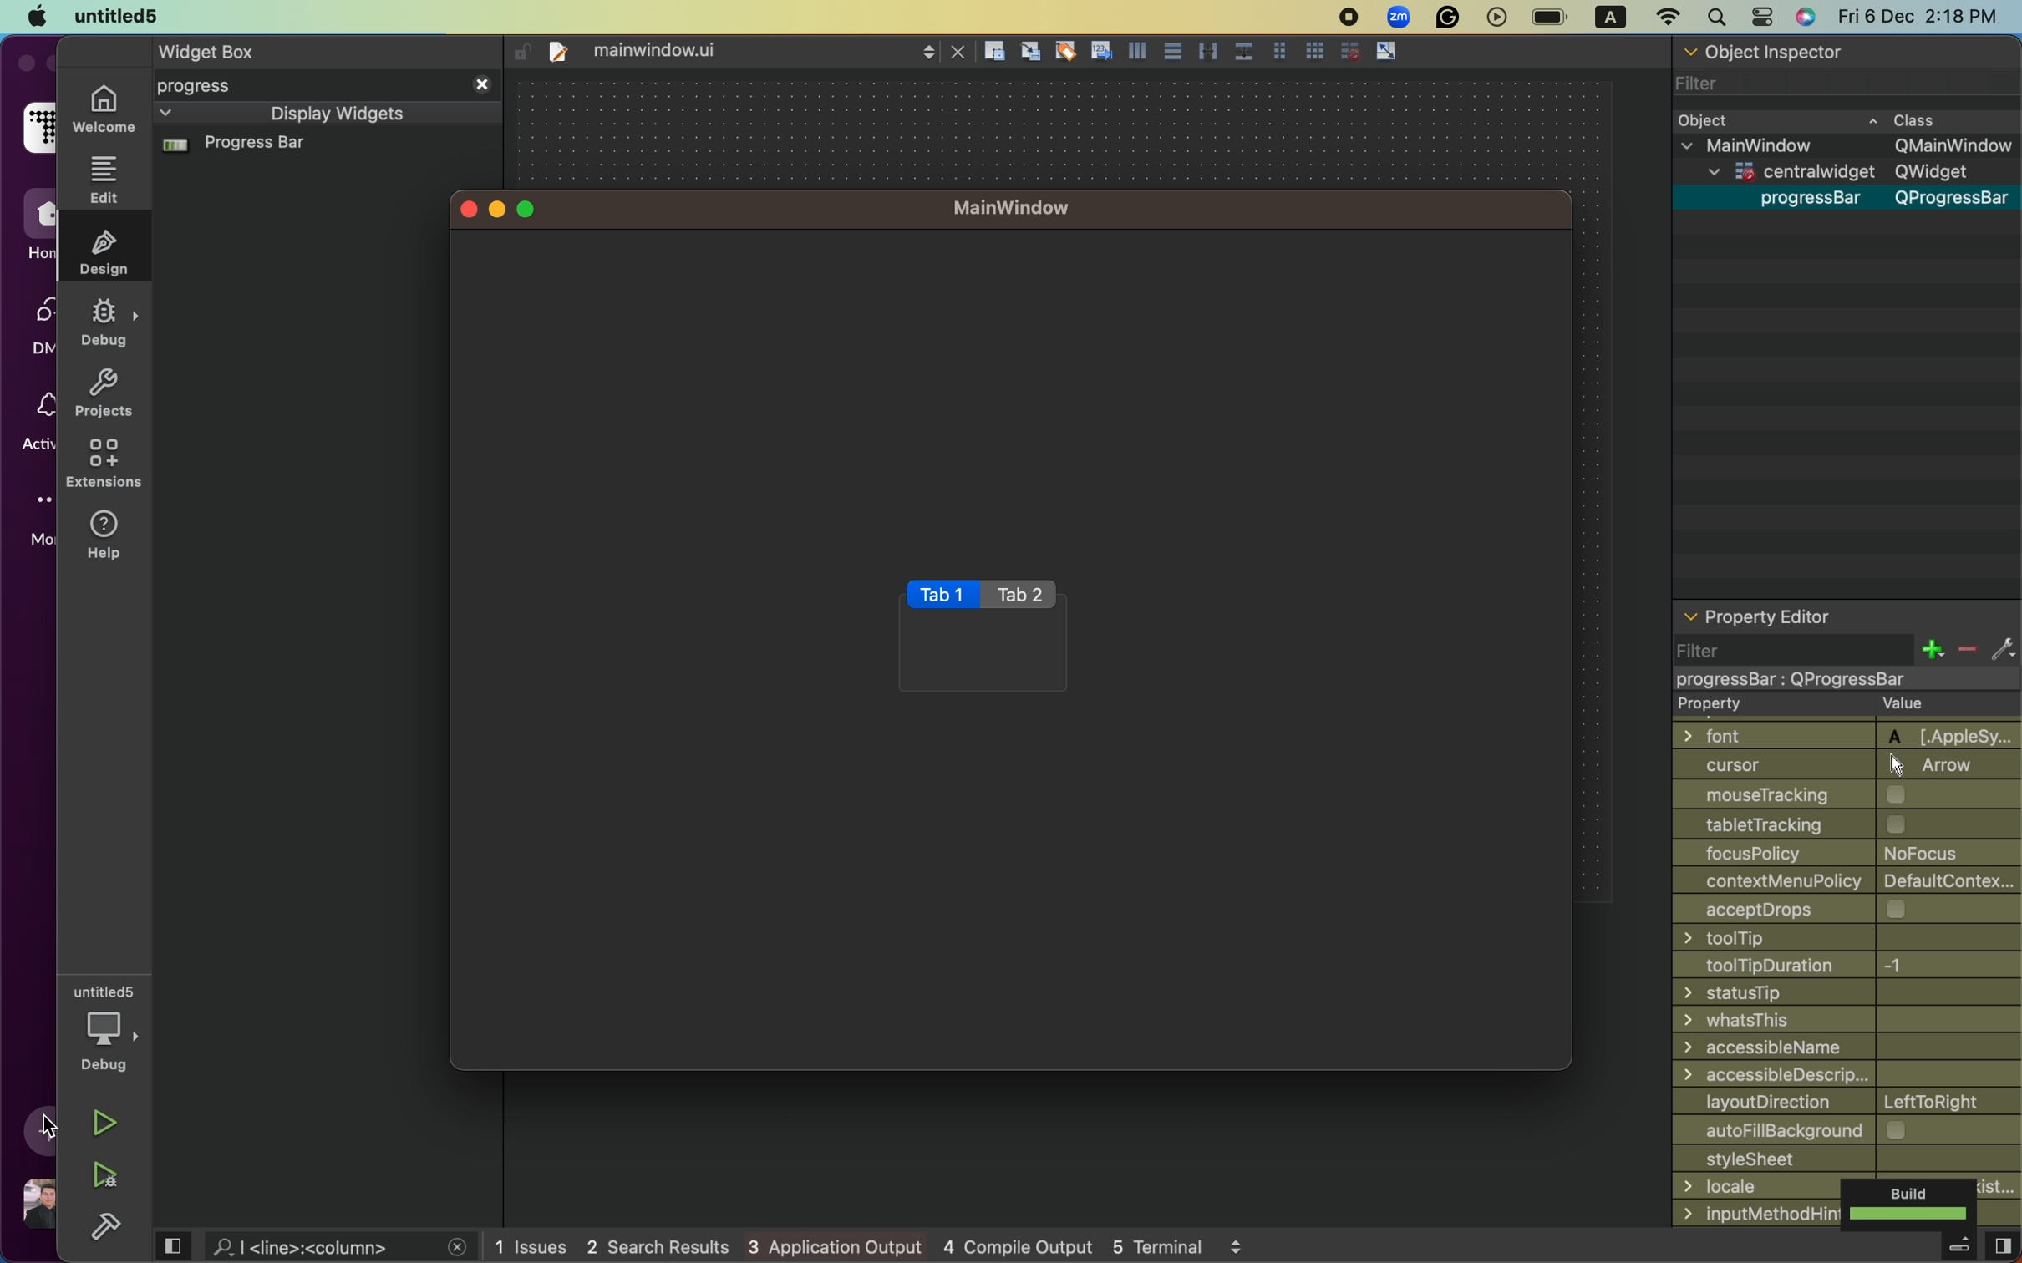 Image resolution: width=2022 pixels, height=1263 pixels. I want to click on scale object, so click(1387, 52).